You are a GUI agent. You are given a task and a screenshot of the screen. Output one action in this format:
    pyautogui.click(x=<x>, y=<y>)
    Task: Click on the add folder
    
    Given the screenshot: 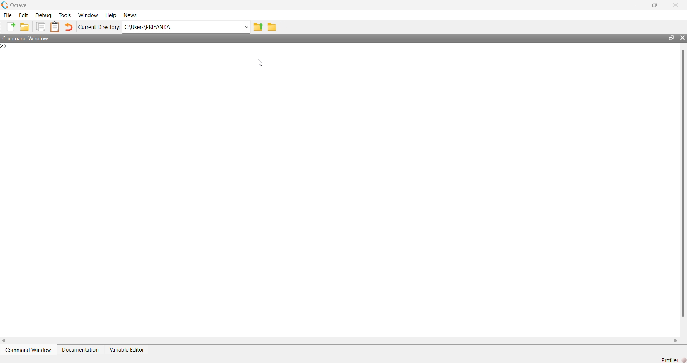 What is the action you would take?
    pyautogui.click(x=25, y=26)
    